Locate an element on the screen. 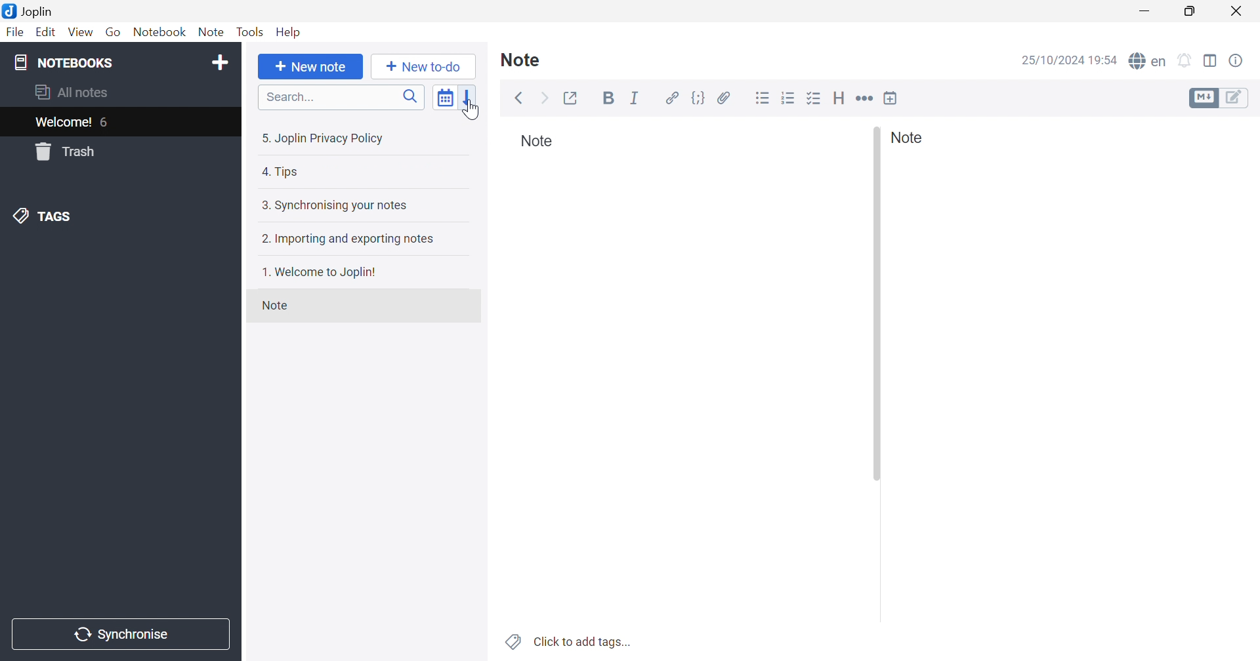 Image resolution: width=1260 pixels, height=661 pixels. Bold is located at coordinates (610, 100).